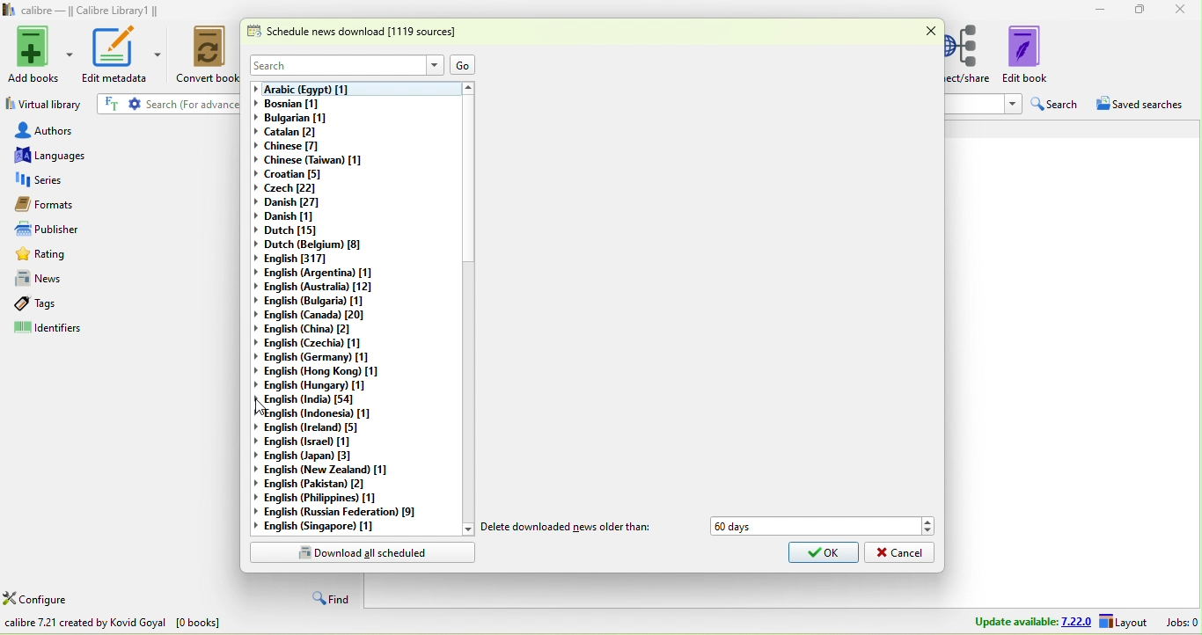 Image resolution: width=1202 pixels, height=635 pixels. I want to click on saved searches, so click(1140, 104).